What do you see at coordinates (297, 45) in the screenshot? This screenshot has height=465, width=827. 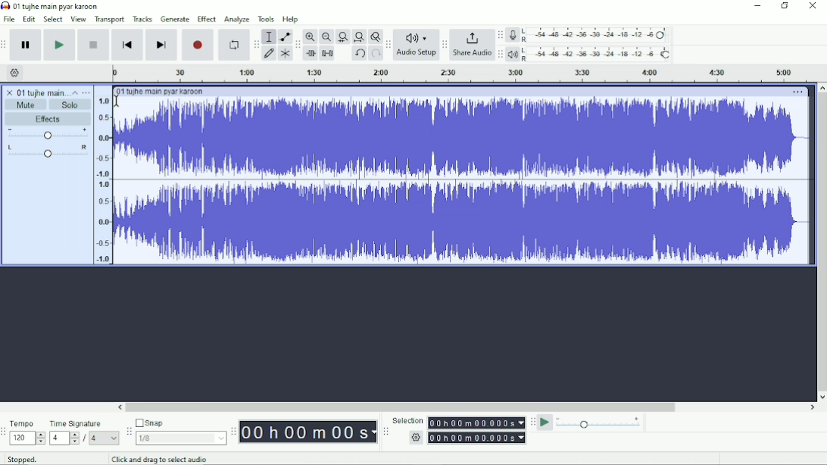 I see `Audacity edit toolbar` at bounding box center [297, 45].